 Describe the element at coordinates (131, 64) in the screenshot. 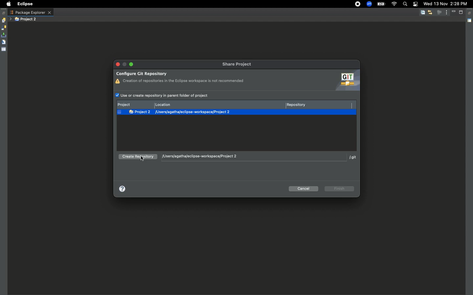

I see `Minimize` at that location.